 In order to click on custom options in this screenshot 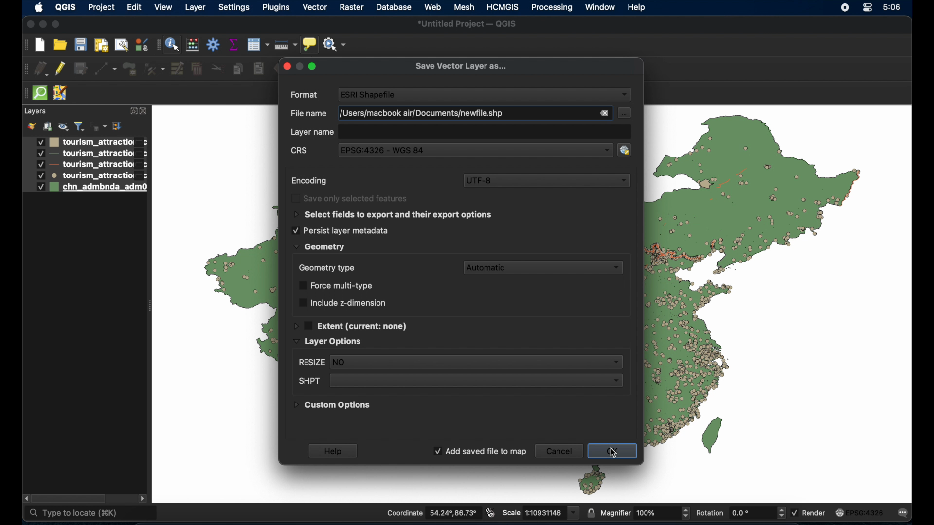, I will do `click(333, 407)`.